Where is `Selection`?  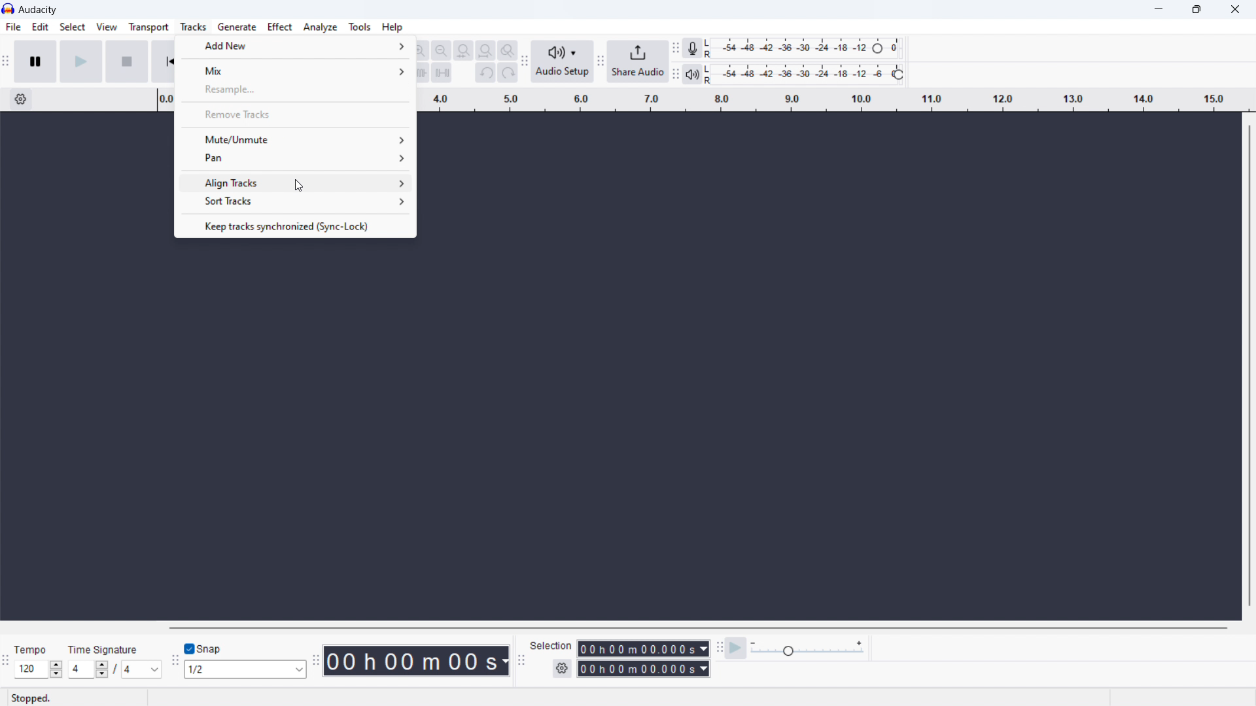
Selection is located at coordinates (551, 645).